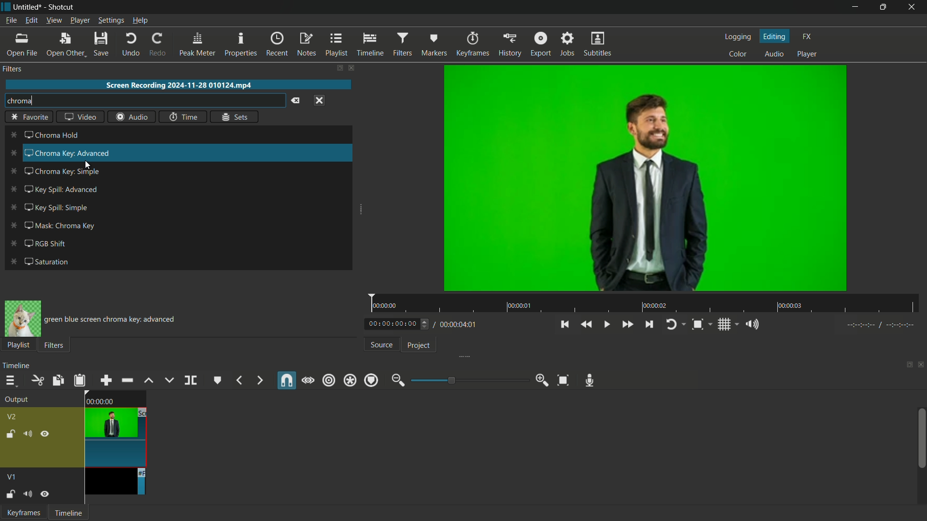 Image resolution: width=927 pixels, height=521 pixels. What do you see at coordinates (308, 380) in the screenshot?
I see `scrub while dragging` at bounding box center [308, 380].